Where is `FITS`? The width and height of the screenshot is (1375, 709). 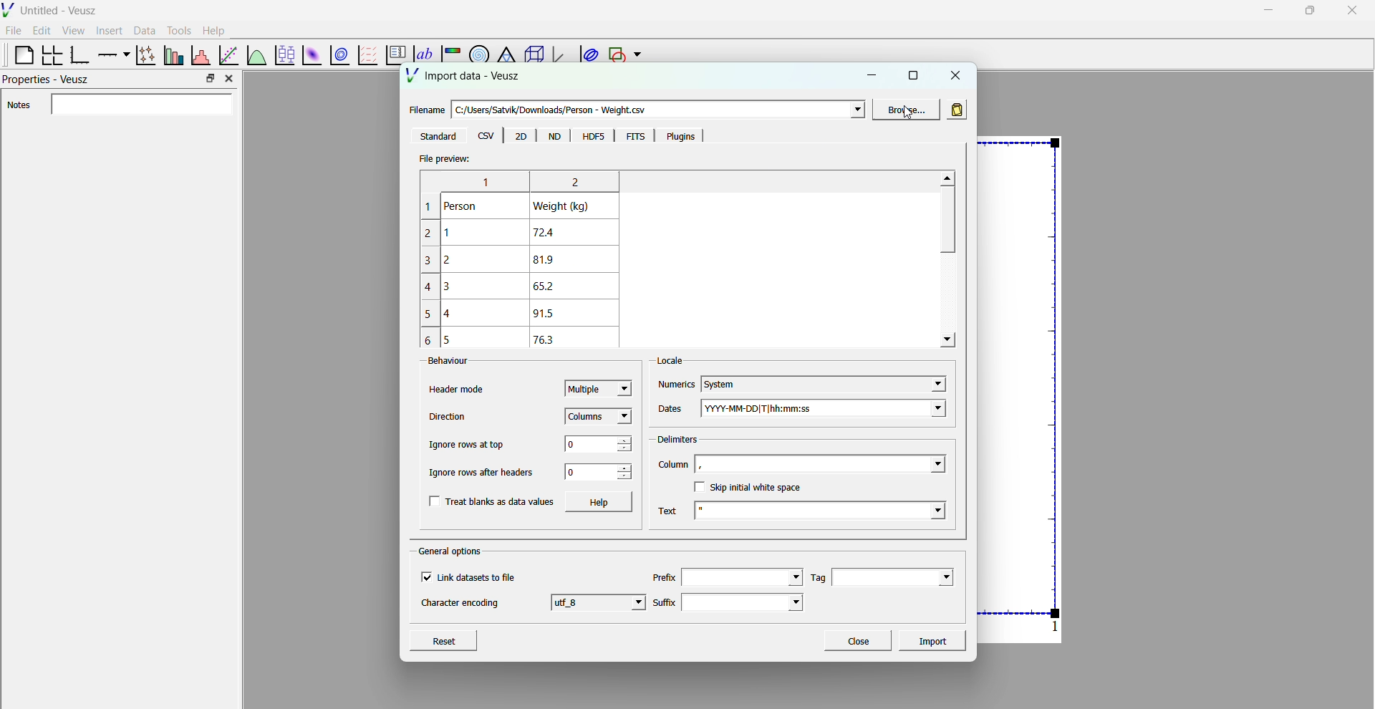
FITS is located at coordinates (632, 136).